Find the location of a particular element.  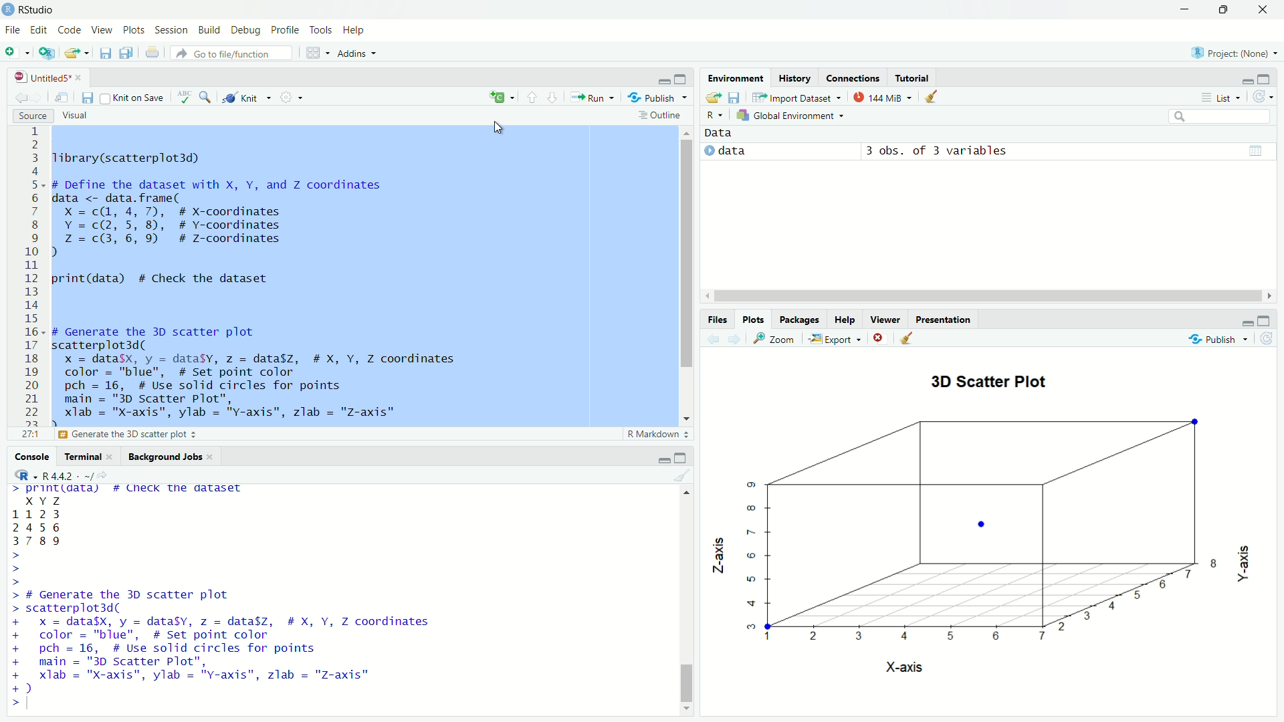

run the current line or selection is located at coordinates (594, 98).